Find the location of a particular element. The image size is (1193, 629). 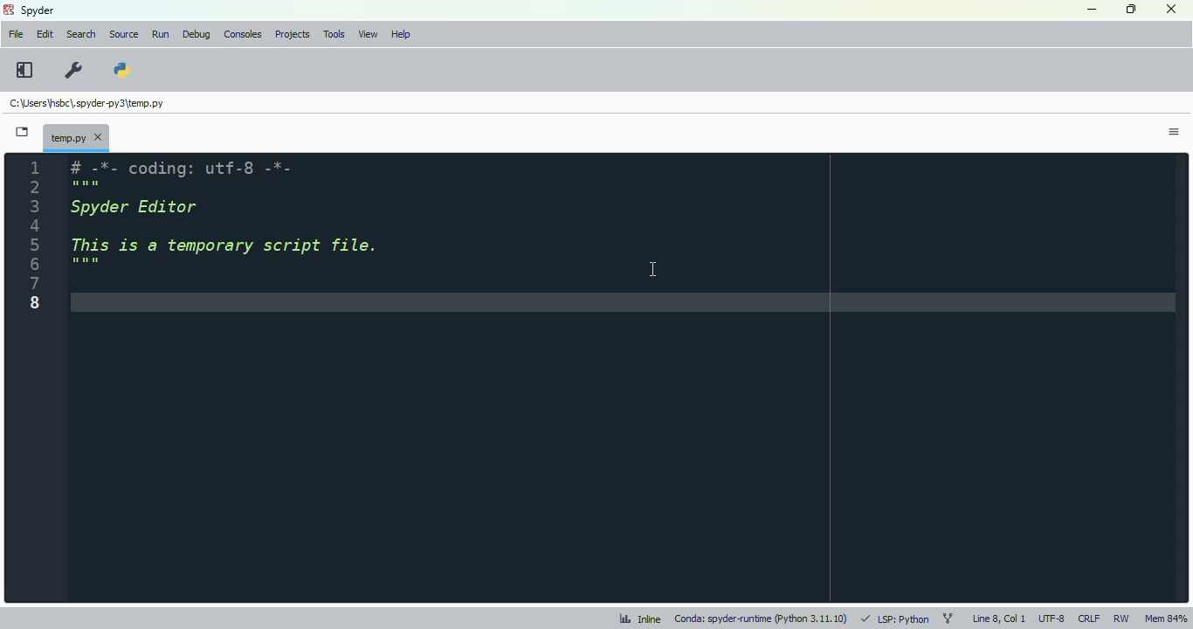

editor is located at coordinates (630, 377).